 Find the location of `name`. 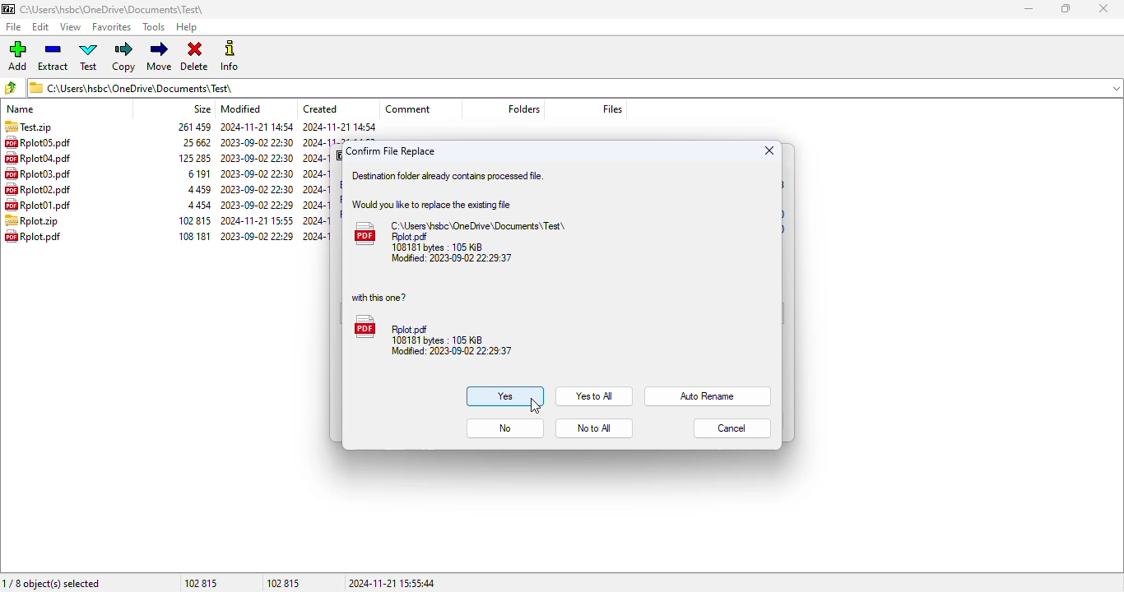

name is located at coordinates (22, 109).